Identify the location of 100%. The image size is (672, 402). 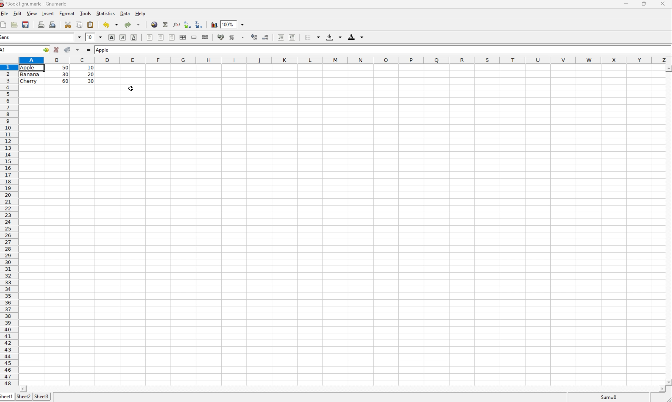
(227, 24).